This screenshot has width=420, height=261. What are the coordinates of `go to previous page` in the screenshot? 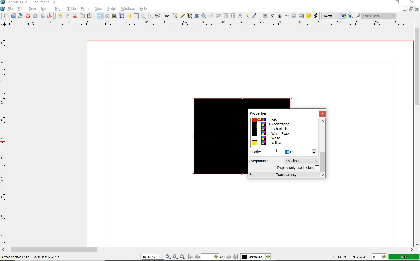 It's located at (197, 257).